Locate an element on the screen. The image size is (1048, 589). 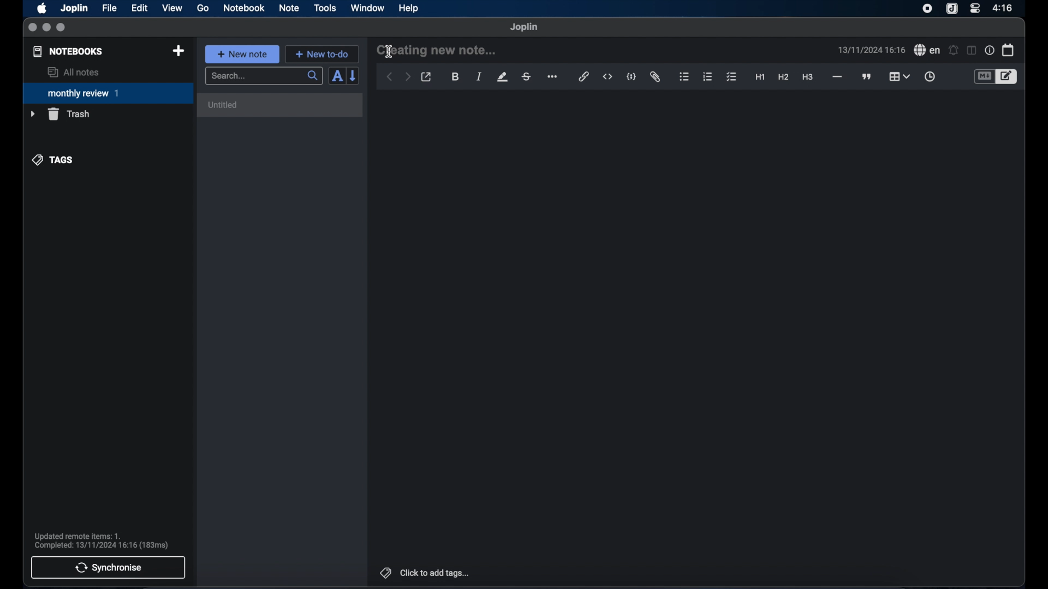
synchronise is located at coordinates (108, 567).